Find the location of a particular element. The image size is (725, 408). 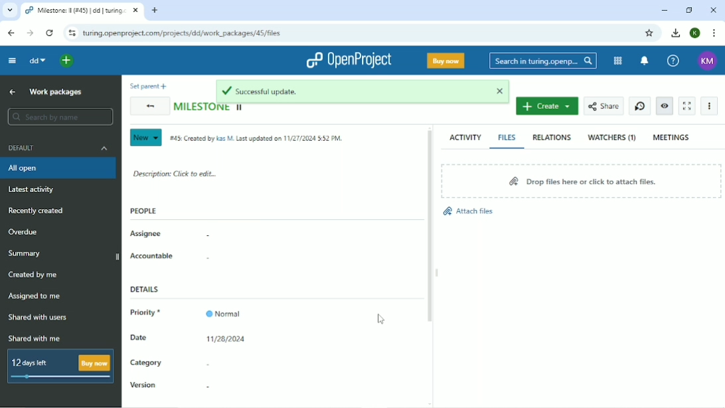

Create is located at coordinates (547, 106).